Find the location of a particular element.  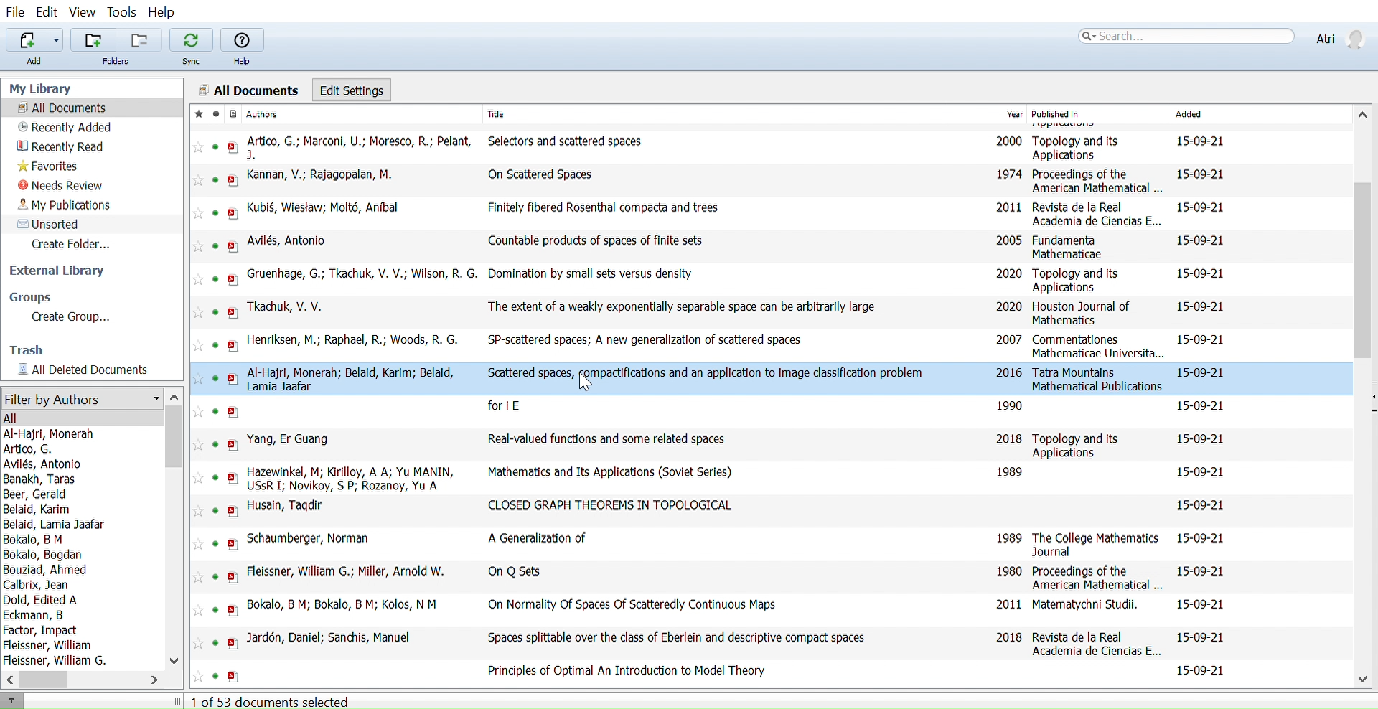

Favourite is located at coordinates (198, 478).